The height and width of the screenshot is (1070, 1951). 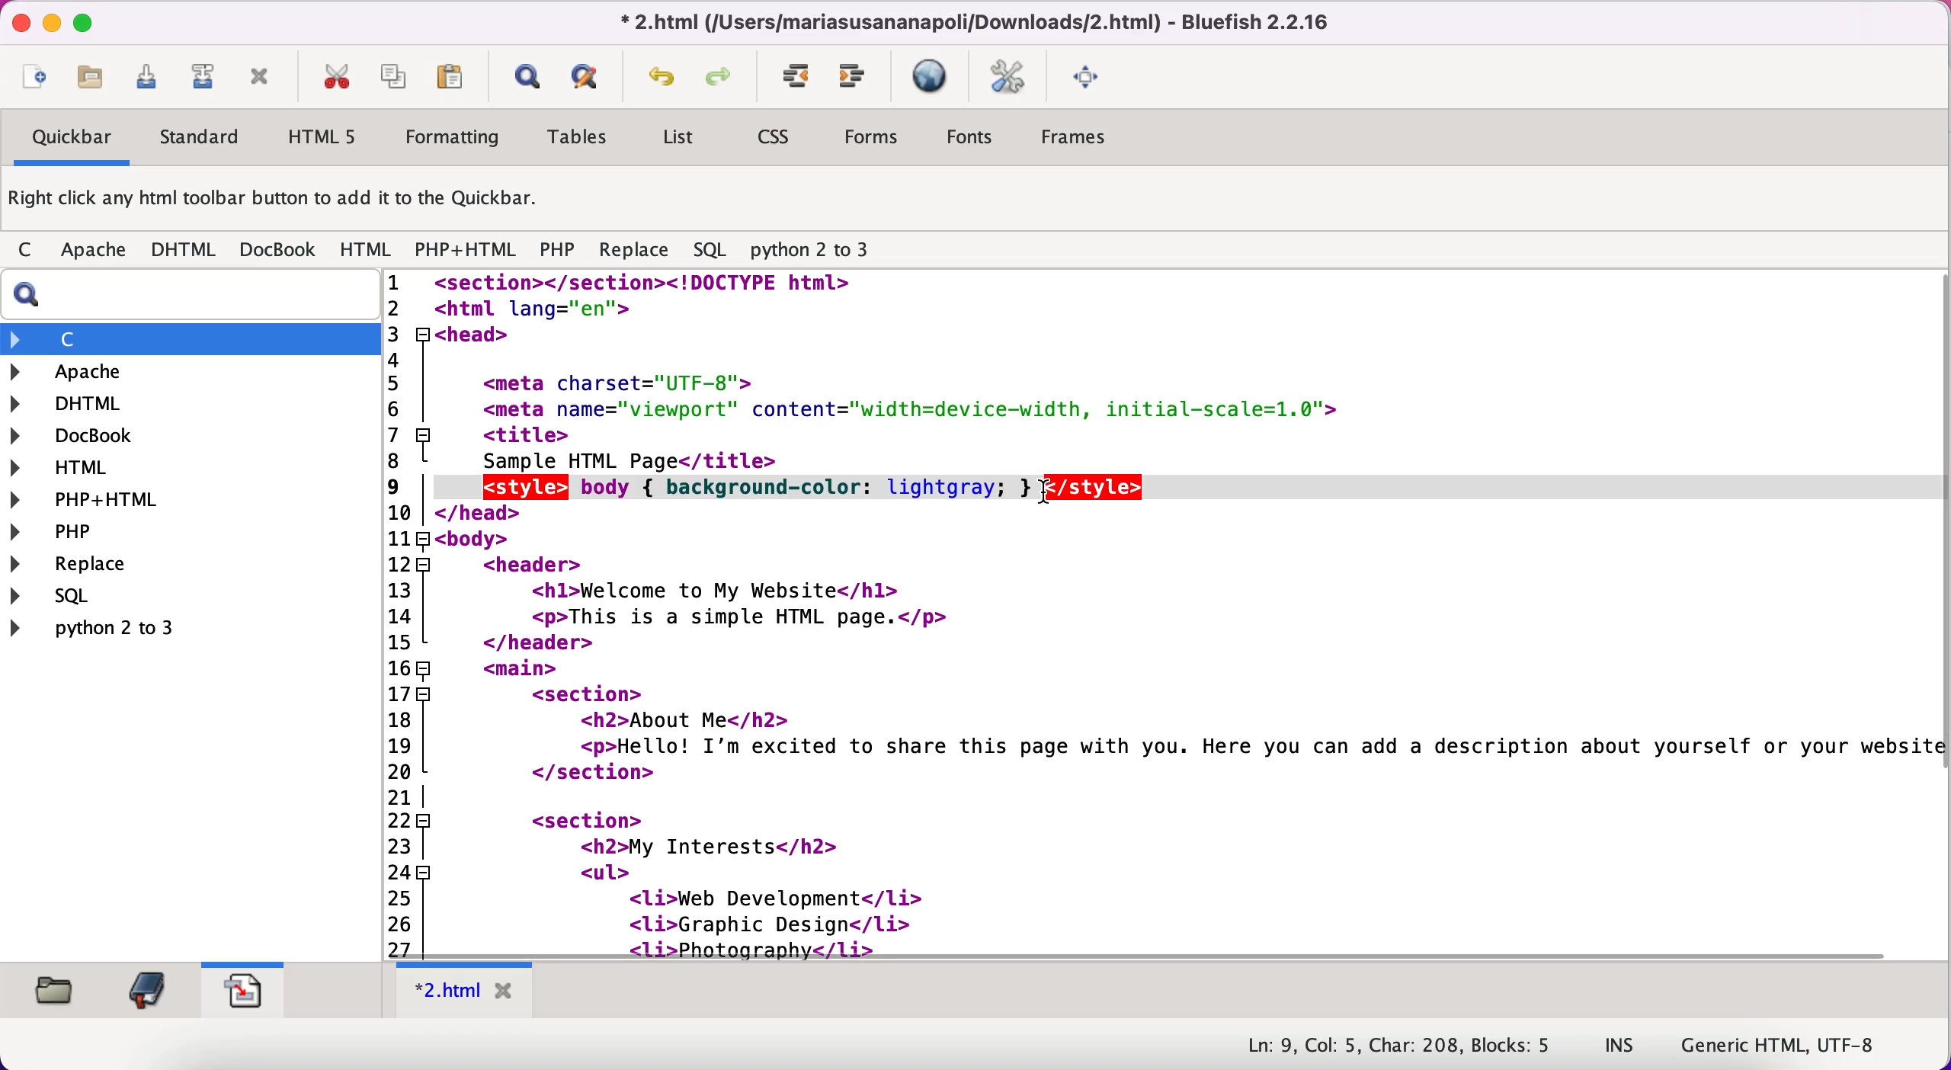 What do you see at coordinates (797, 77) in the screenshot?
I see `indent` at bounding box center [797, 77].